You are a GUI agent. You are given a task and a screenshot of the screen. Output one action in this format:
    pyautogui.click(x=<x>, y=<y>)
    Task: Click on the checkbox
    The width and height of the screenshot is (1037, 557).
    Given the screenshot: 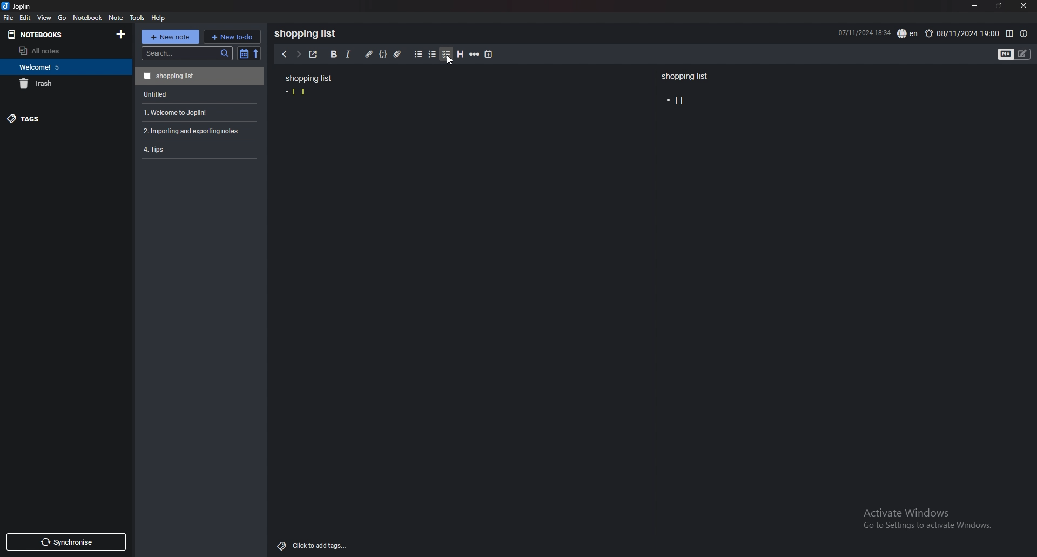 What is the action you would take?
    pyautogui.click(x=677, y=100)
    